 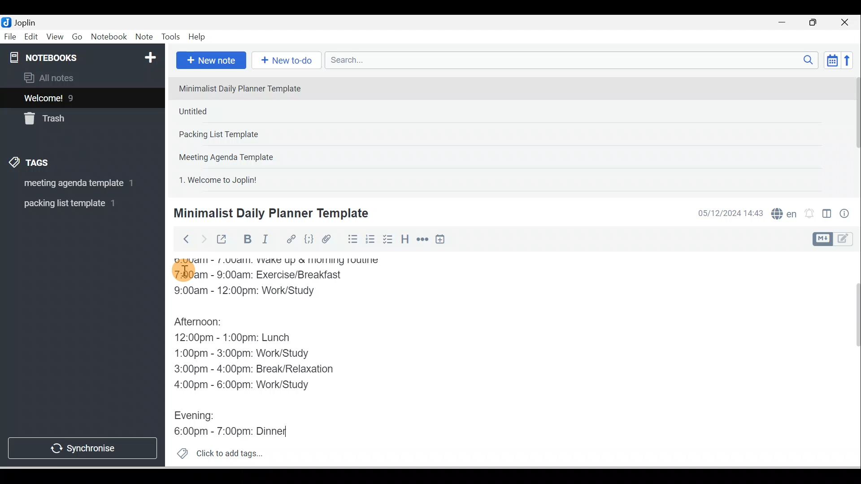 I want to click on Edit, so click(x=32, y=37).